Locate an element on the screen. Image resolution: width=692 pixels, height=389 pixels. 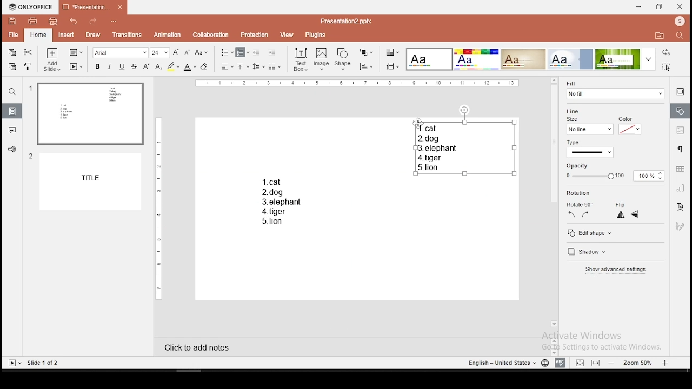
table settings is located at coordinates (679, 169).